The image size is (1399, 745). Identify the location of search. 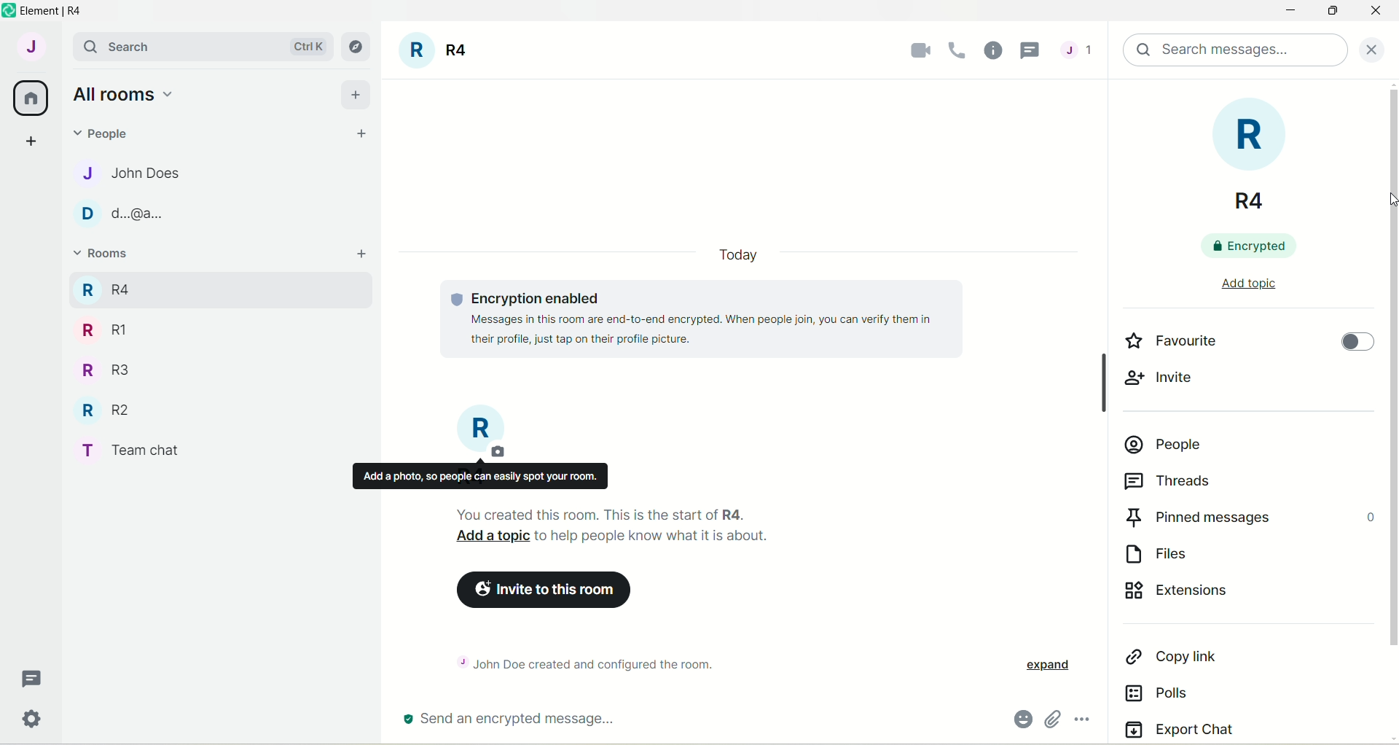
(124, 46).